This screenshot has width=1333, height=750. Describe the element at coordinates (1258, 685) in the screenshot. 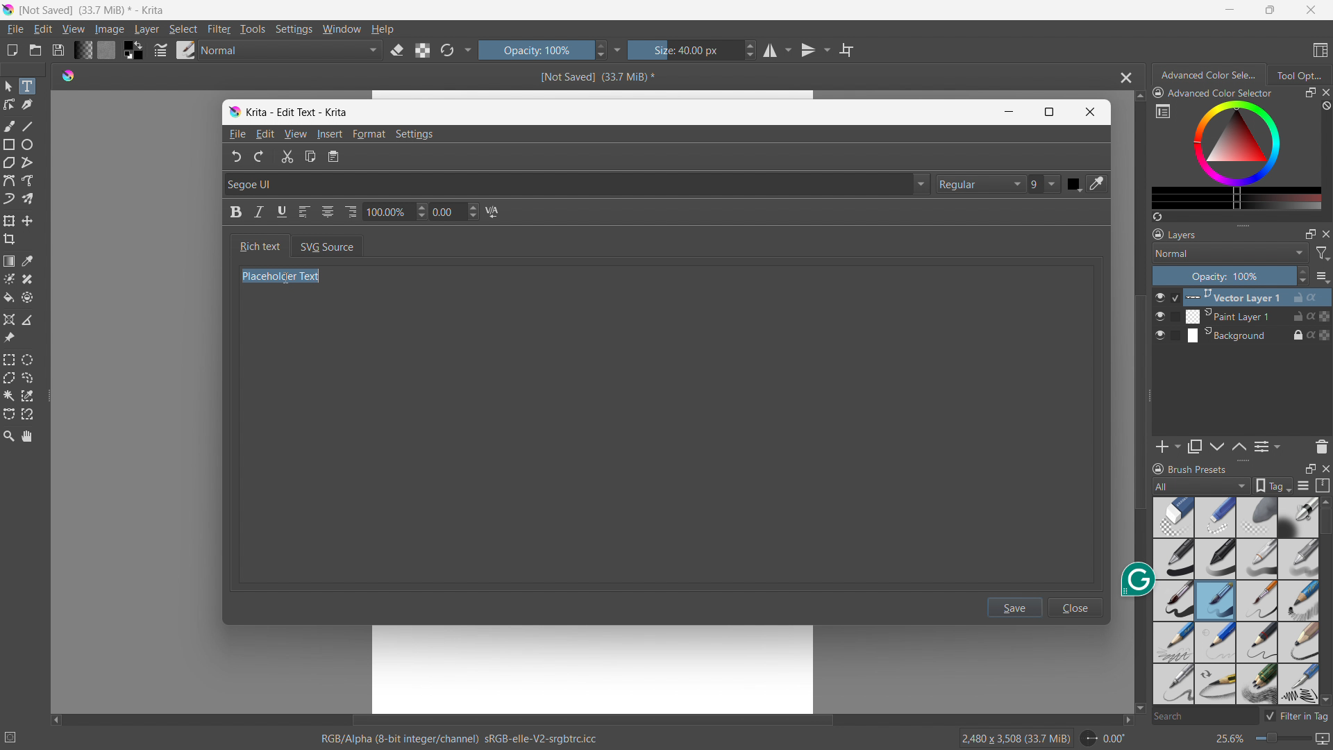

I see `multi pencil ` at that location.